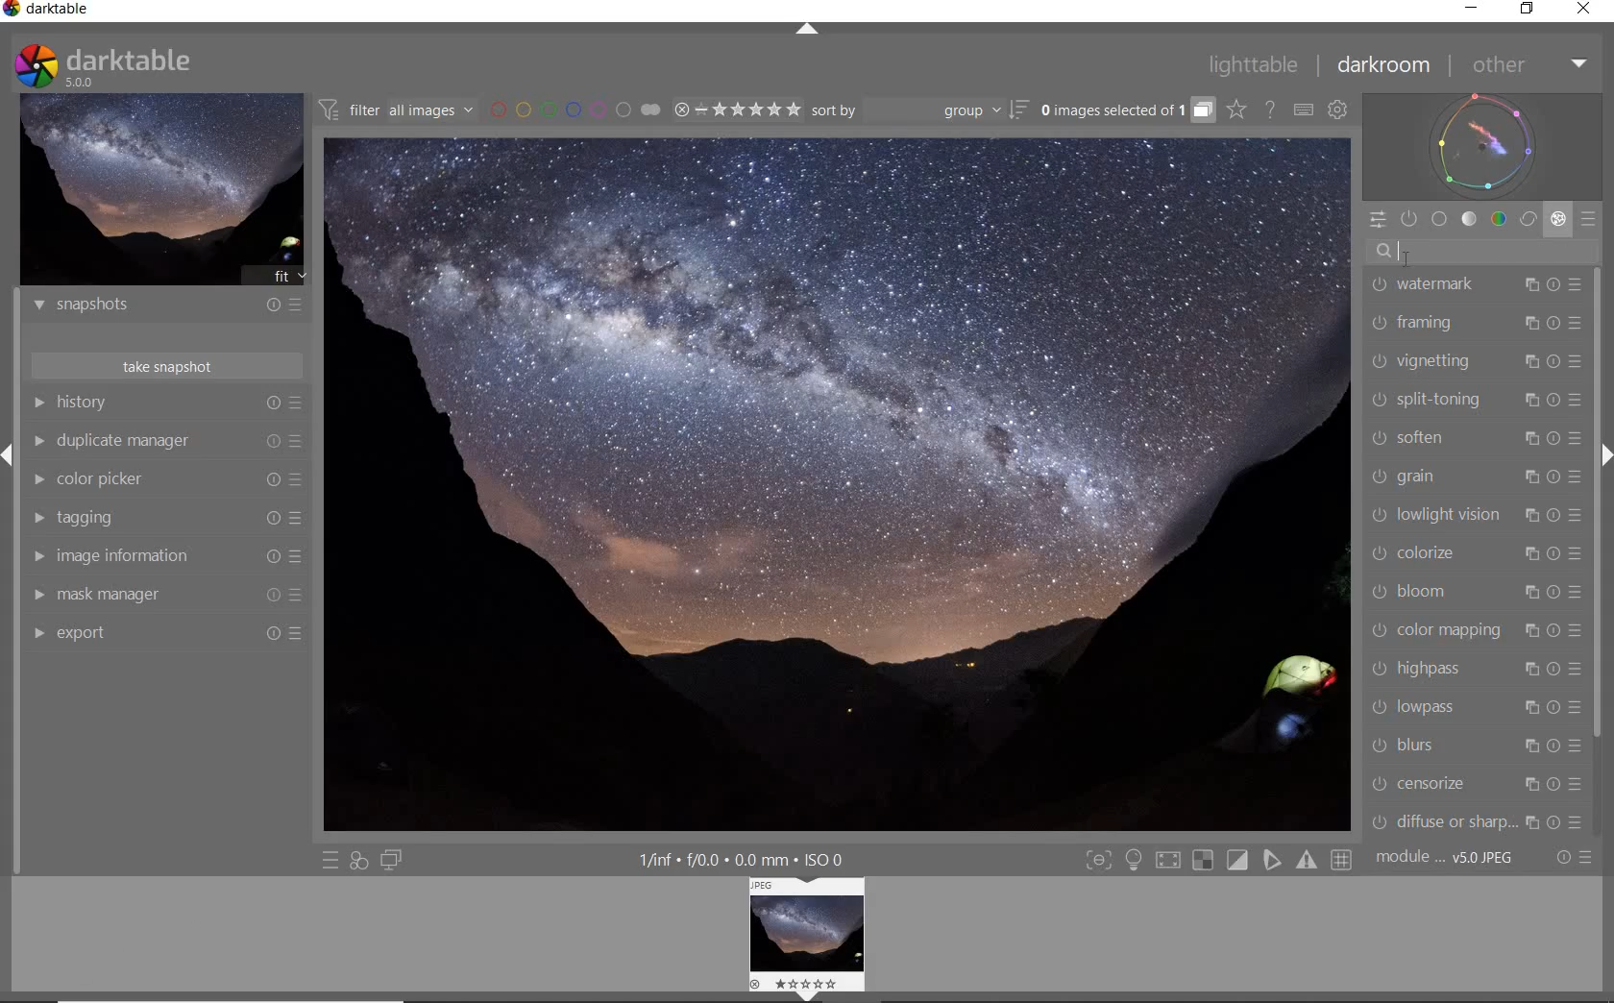  Describe the element at coordinates (575, 110) in the screenshot. I see `FILTER BY IMAGE COLOR LABEL` at that location.